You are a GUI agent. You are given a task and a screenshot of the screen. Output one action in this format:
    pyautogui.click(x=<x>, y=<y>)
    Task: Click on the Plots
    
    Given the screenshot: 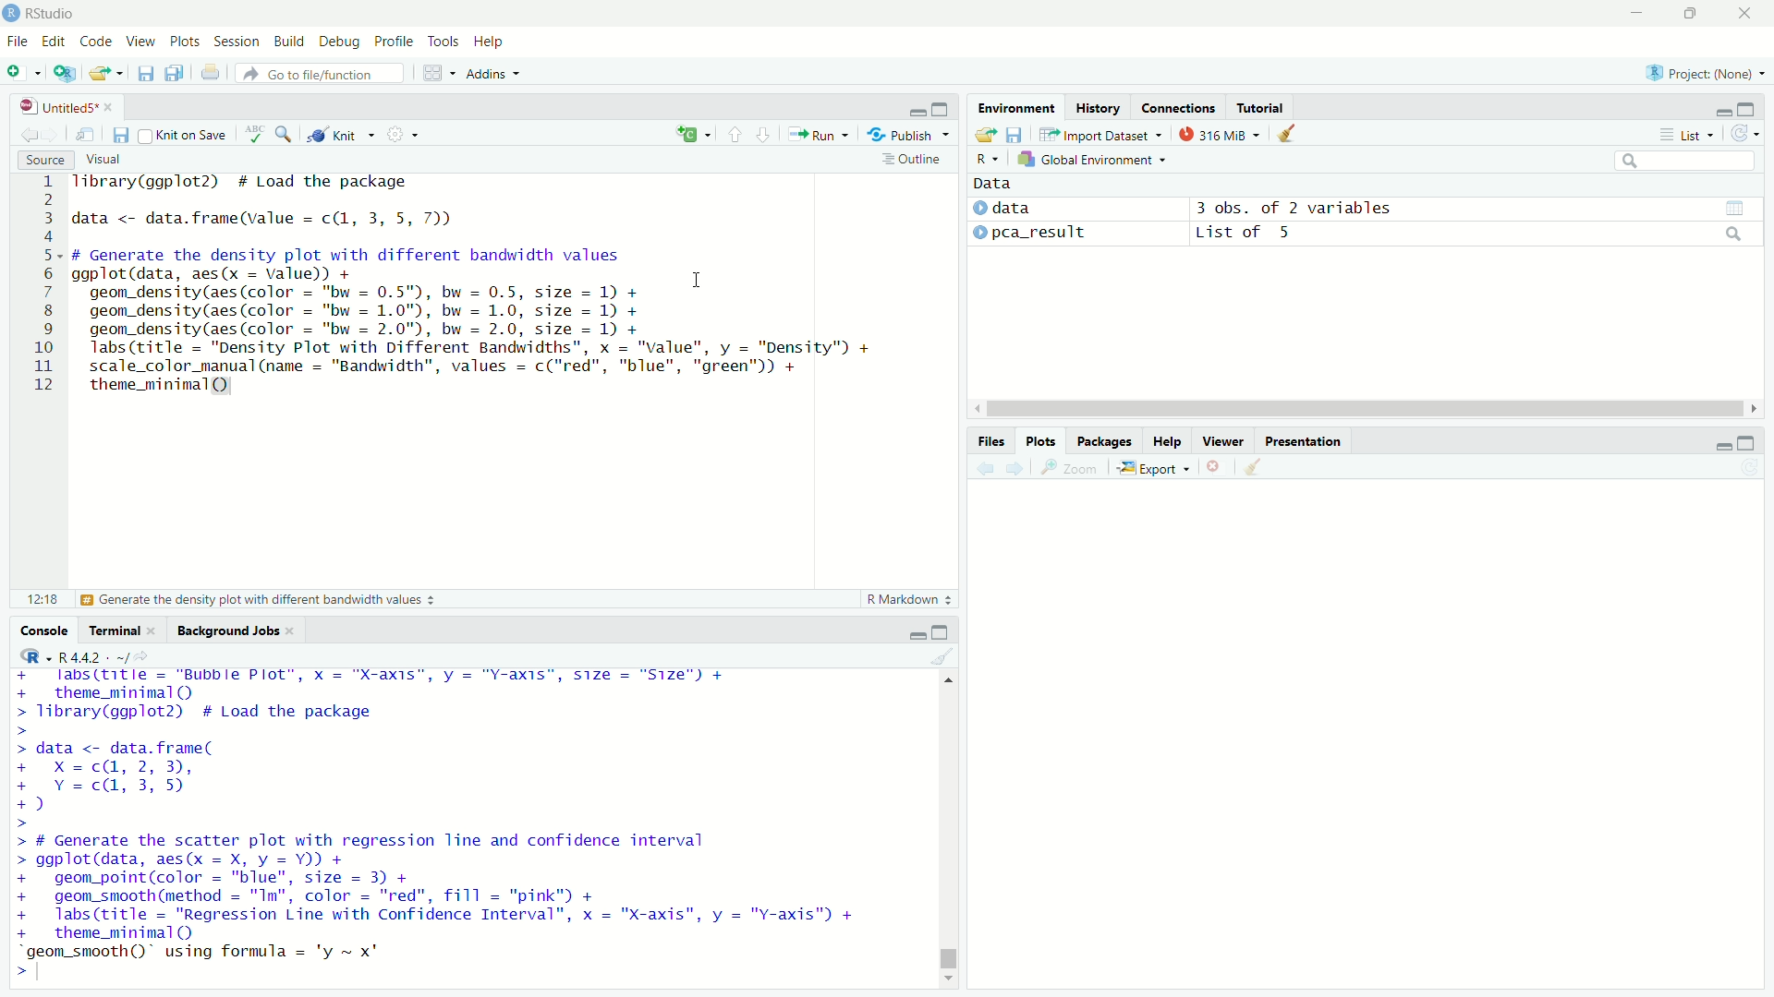 What is the action you would take?
    pyautogui.click(x=1039, y=441)
    